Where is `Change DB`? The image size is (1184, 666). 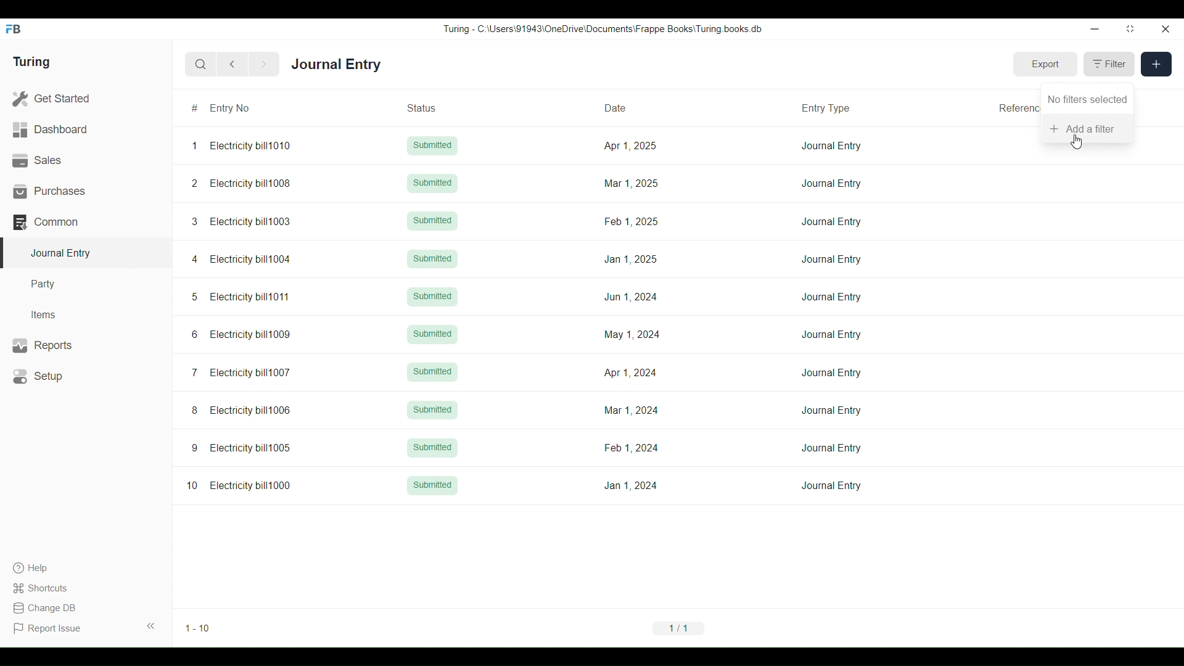
Change DB is located at coordinates (47, 608).